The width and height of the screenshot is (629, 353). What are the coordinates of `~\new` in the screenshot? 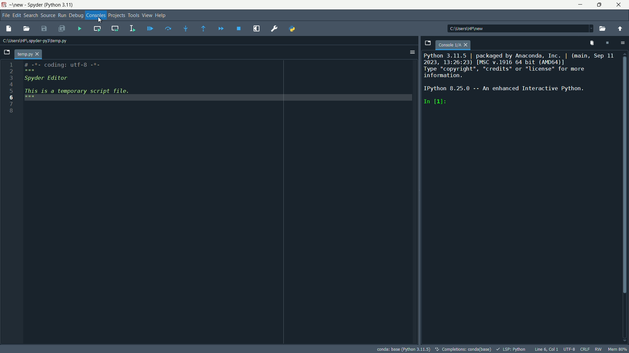 It's located at (17, 5).